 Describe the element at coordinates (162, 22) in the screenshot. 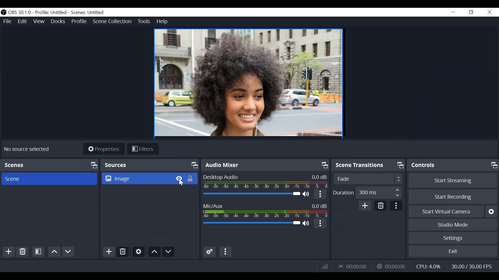

I see `Help` at that location.